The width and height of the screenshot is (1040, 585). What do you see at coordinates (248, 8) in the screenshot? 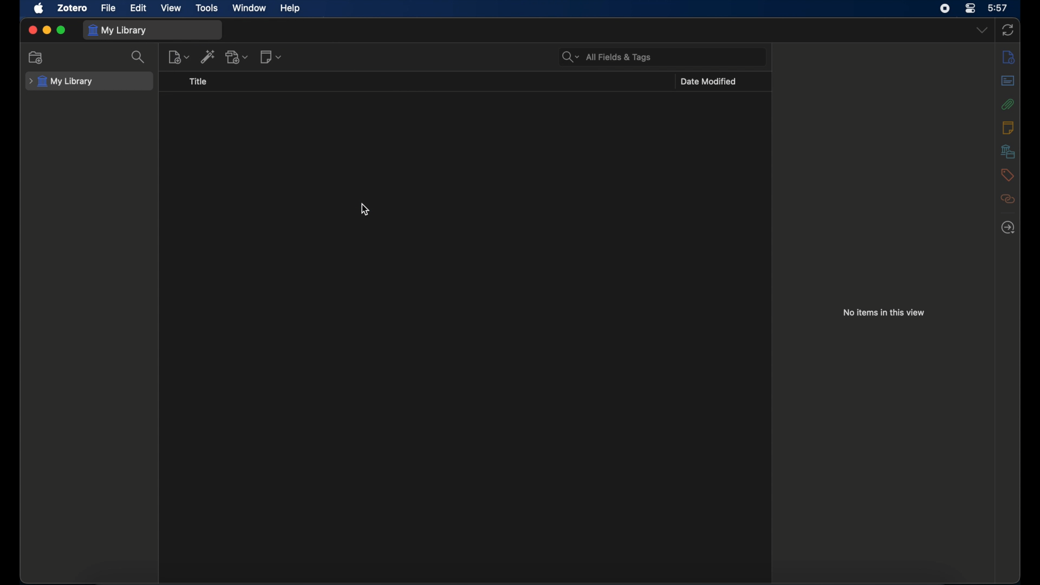
I see `window` at bounding box center [248, 8].